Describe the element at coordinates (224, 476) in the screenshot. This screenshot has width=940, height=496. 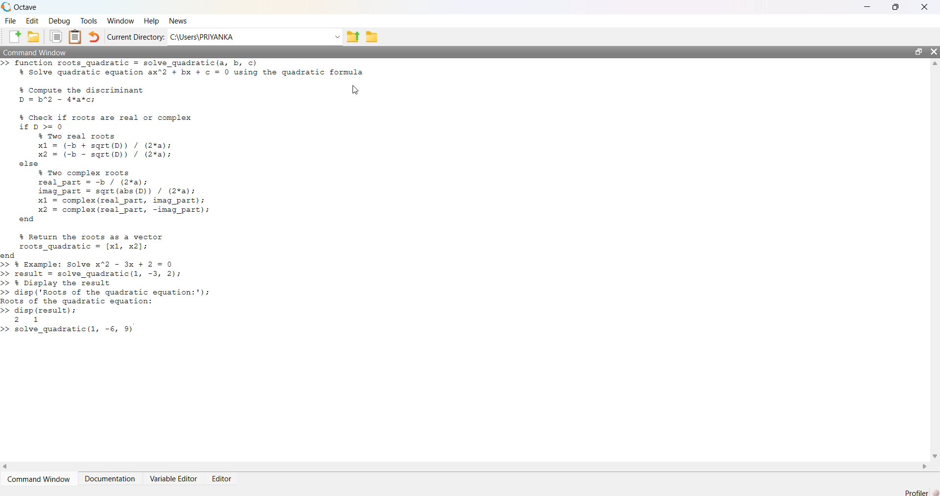
I see `Editor` at that location.